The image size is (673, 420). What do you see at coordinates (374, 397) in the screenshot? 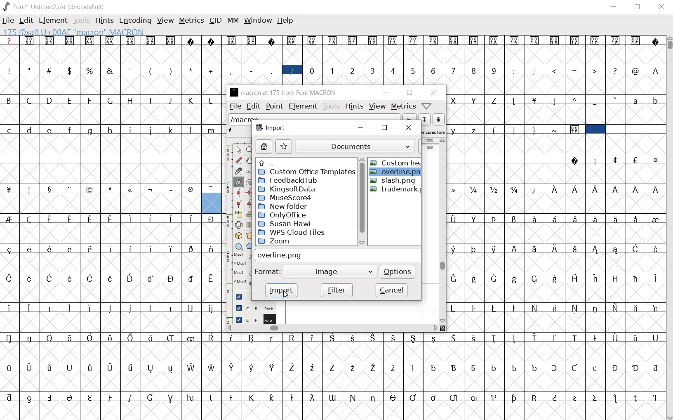
I see `Symbol` at bounding box center [374, 397].